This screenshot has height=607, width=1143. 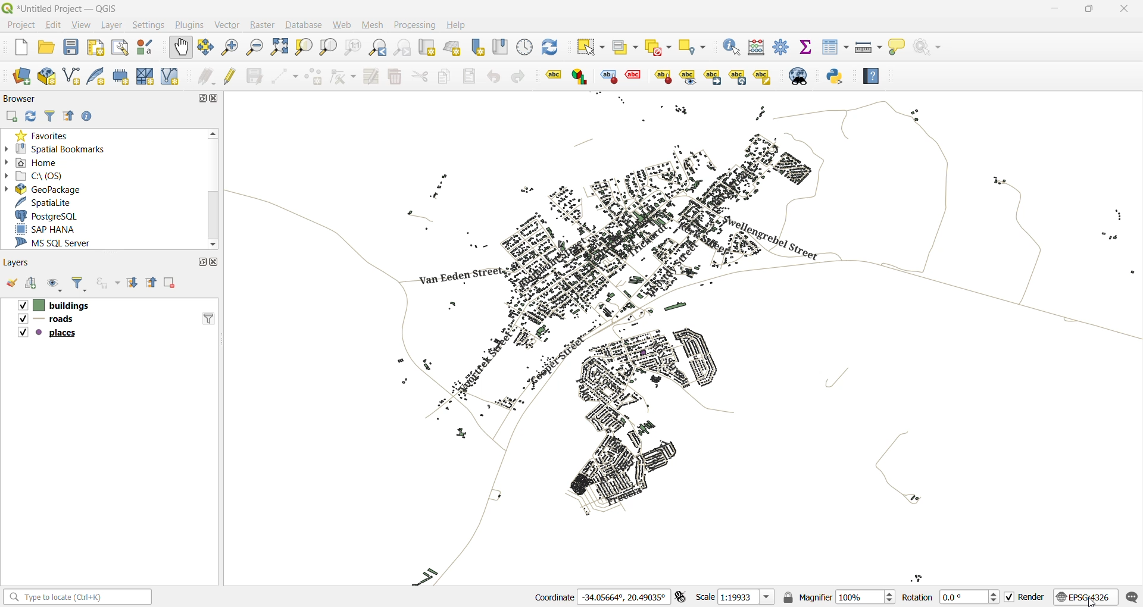 I want to click on digitize, so click(x=281, y=76).